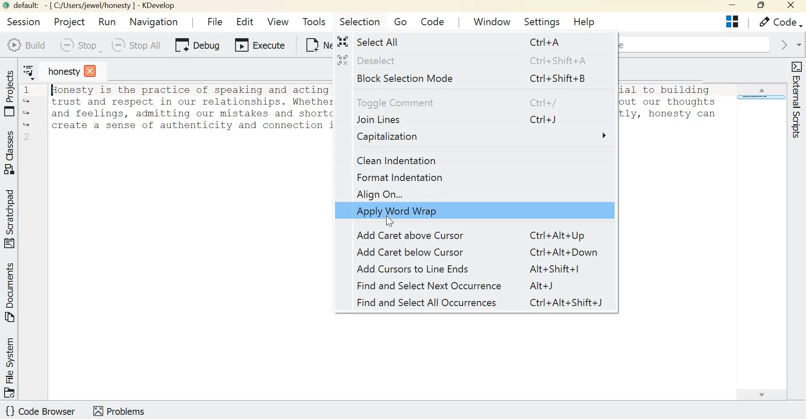  I want to click on Toggle 'problems' tool view, so click(119, 410).